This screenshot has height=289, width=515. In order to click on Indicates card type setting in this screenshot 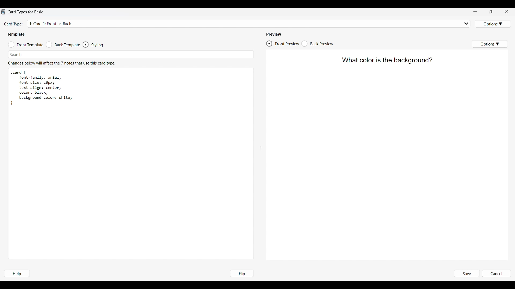, I will do `click(14, 24)`.